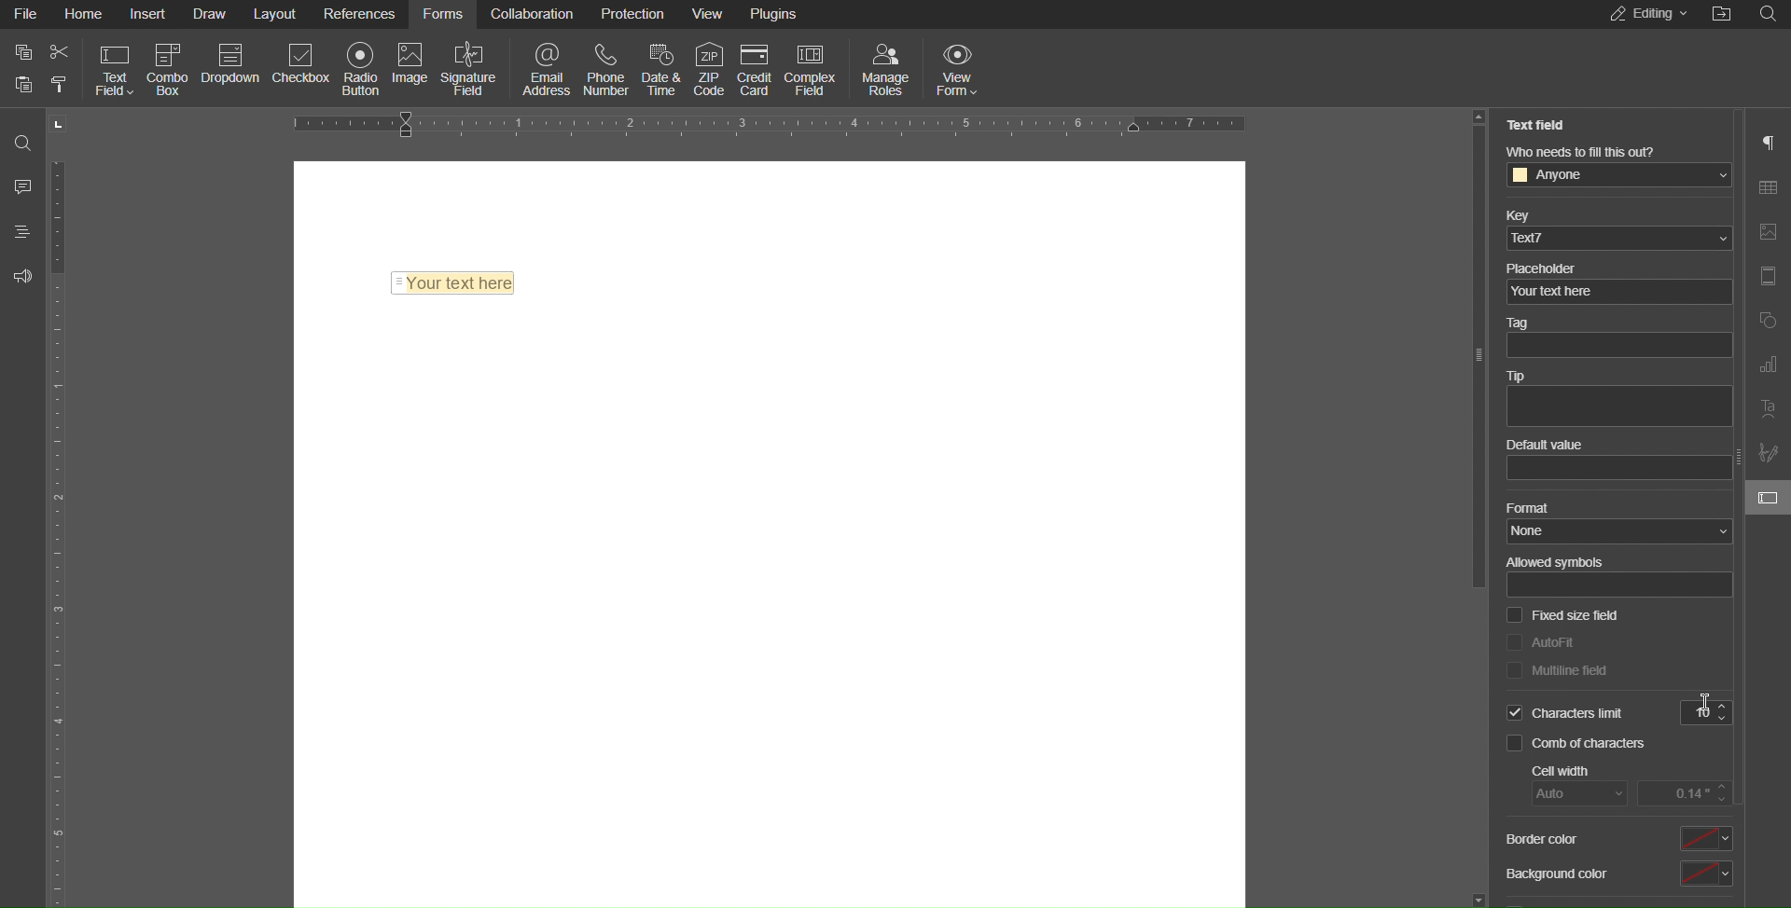 The width and height of the screenshot is (1791, 908). I want to click on Checkbox, so click(309, 67).